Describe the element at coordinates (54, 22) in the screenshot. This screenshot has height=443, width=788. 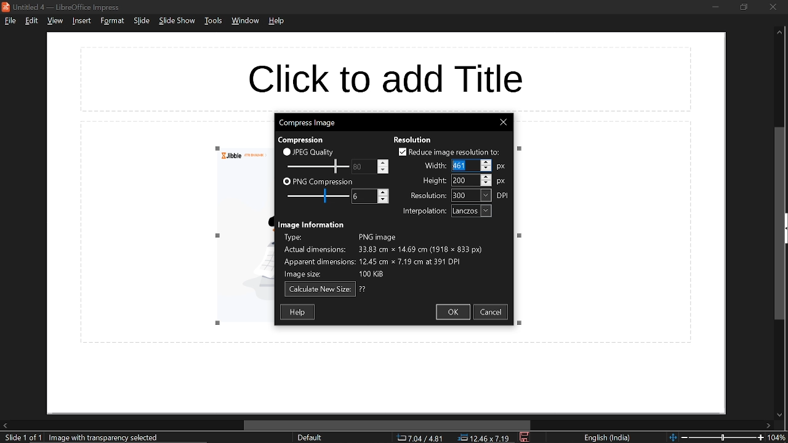
I see `view` at that location.